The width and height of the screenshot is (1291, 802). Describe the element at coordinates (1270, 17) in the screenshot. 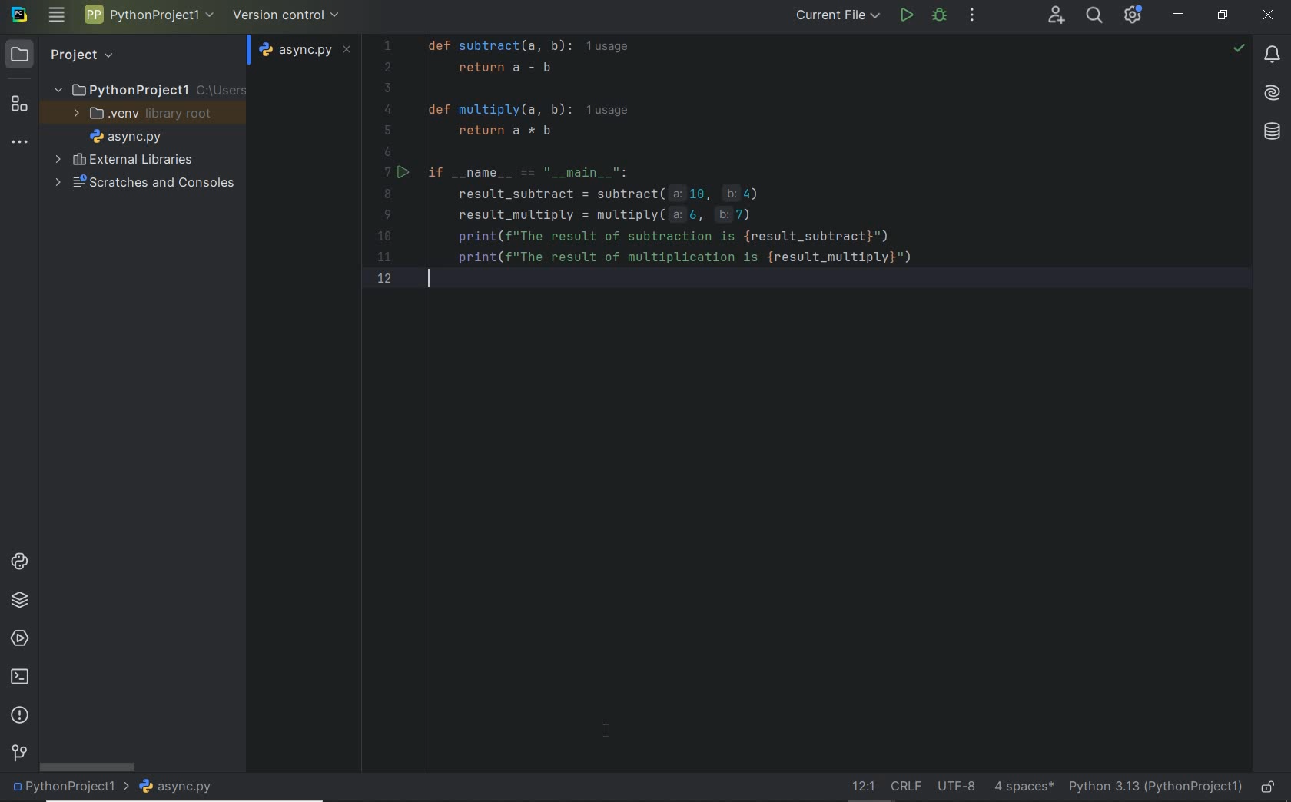

I see `close` at that location.